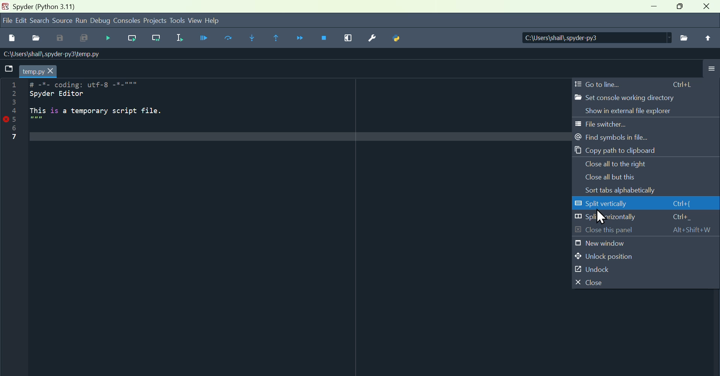 The width and height of the screenshot is (720, 376). I want to click on Cursor on Split vertically, so click(604, 218).